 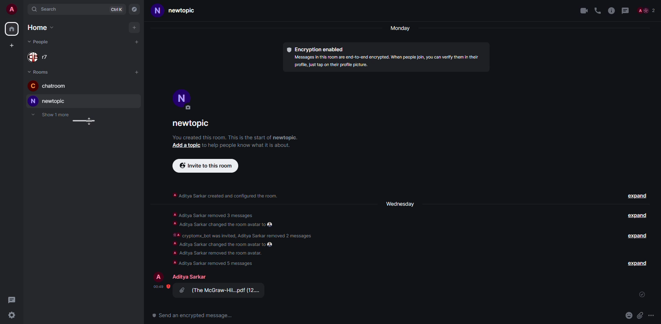 What do you see at coordinates (159, 277) in the screenshot?
I see `profile` at bounding box center [159, 277].